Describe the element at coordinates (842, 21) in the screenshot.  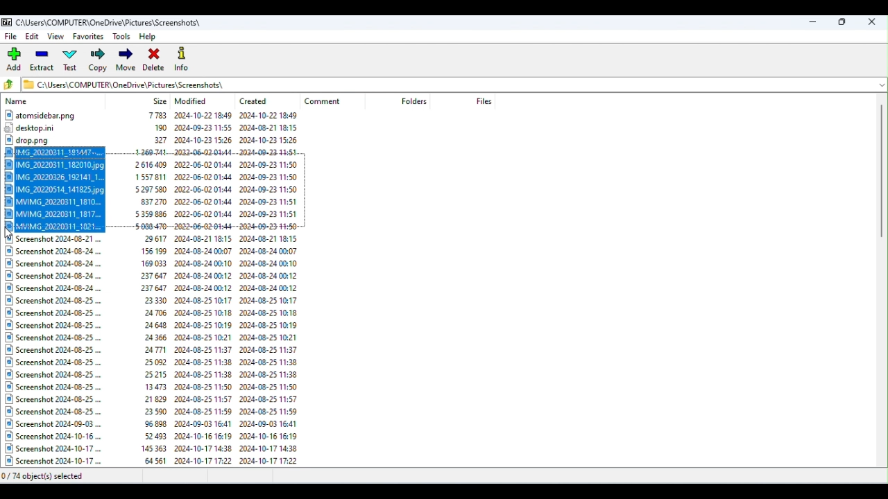
I see `Maximize` at that location.